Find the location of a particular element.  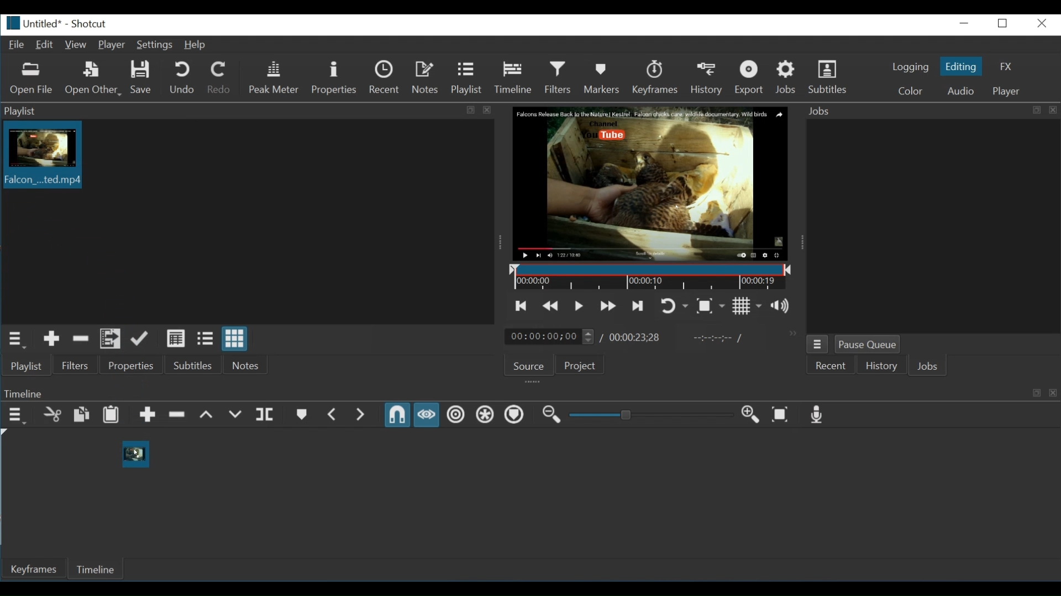

logging is located at coordinates (911, 67).